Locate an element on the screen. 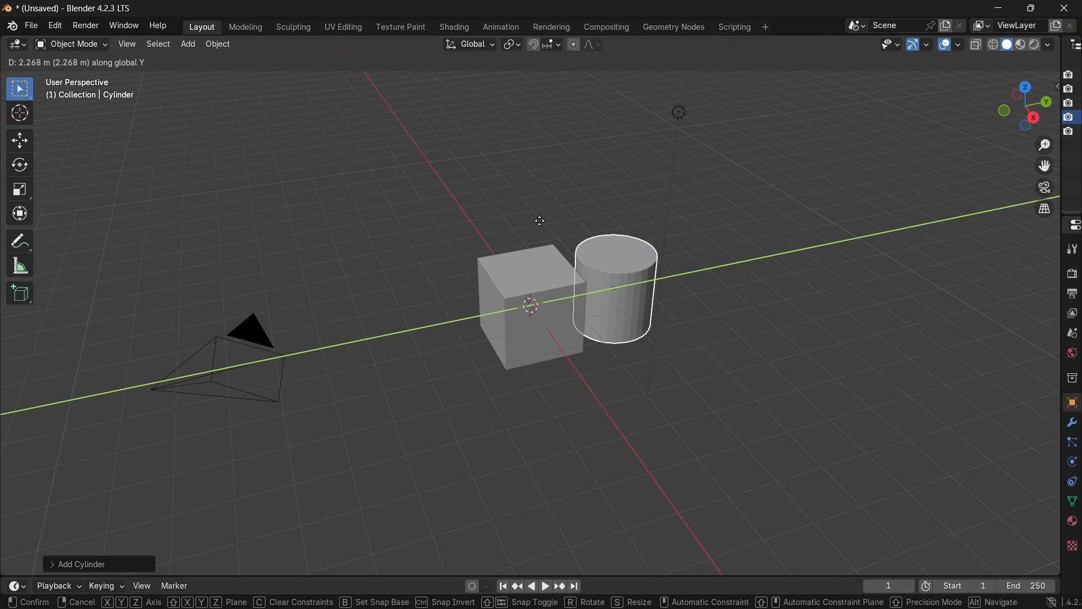  outliner is located at coordinates (1072, 45).